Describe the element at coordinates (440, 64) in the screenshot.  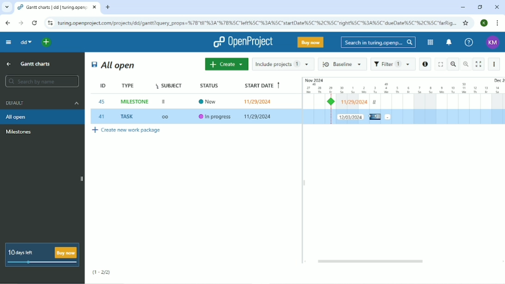
I see `Fullscreen` at that location.